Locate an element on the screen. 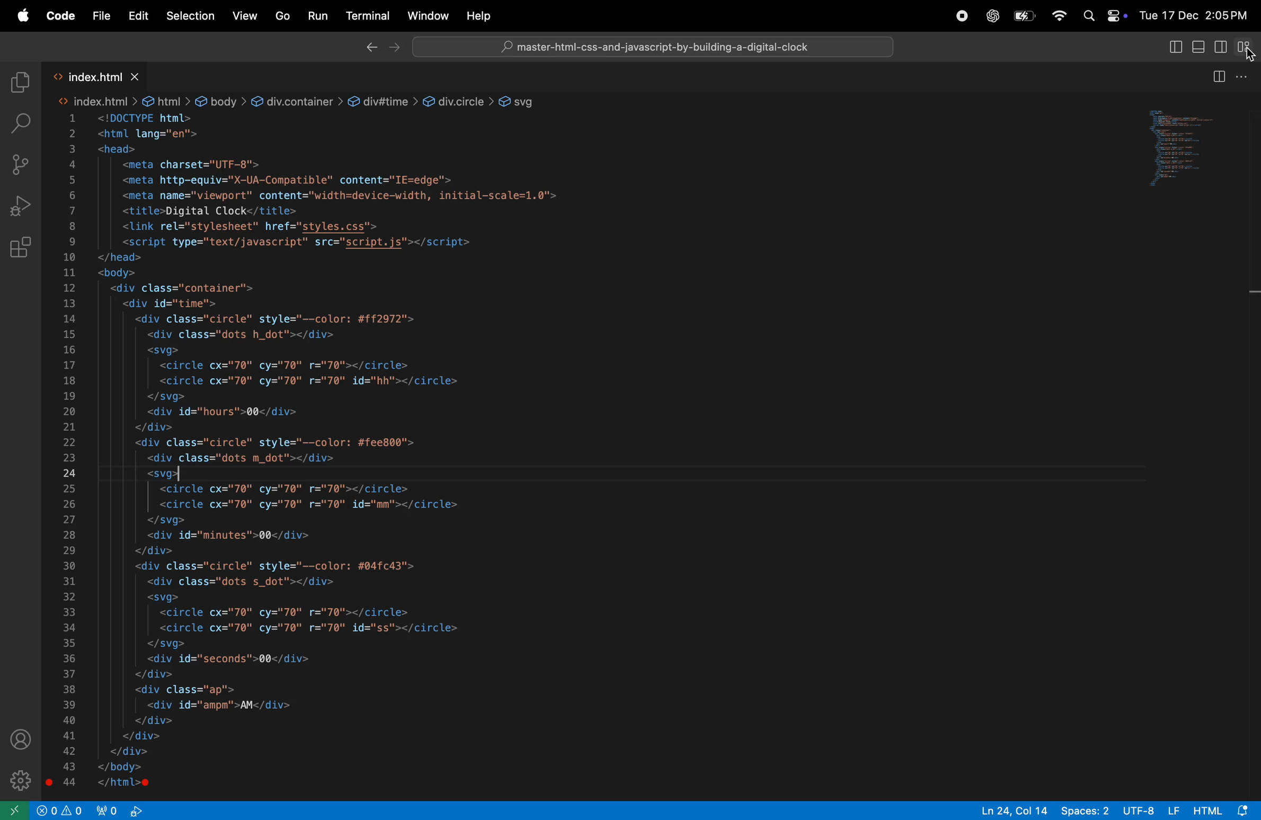 This screenshot has width=1261, height=820. run and debug is located at coordinates (20, 204).